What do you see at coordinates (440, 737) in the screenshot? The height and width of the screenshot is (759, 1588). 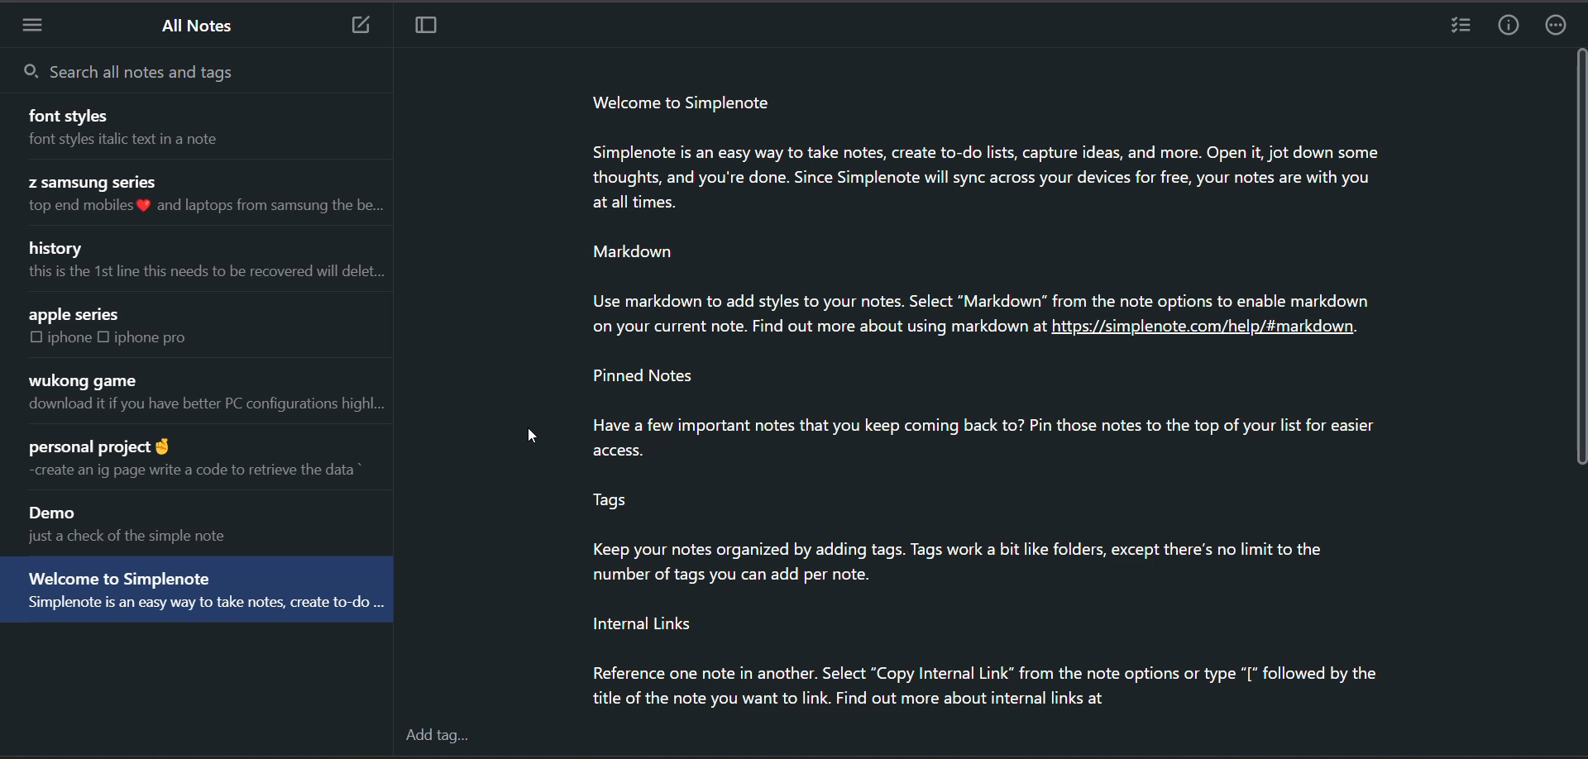 I see `add tag` at bounding box center [440, 737].